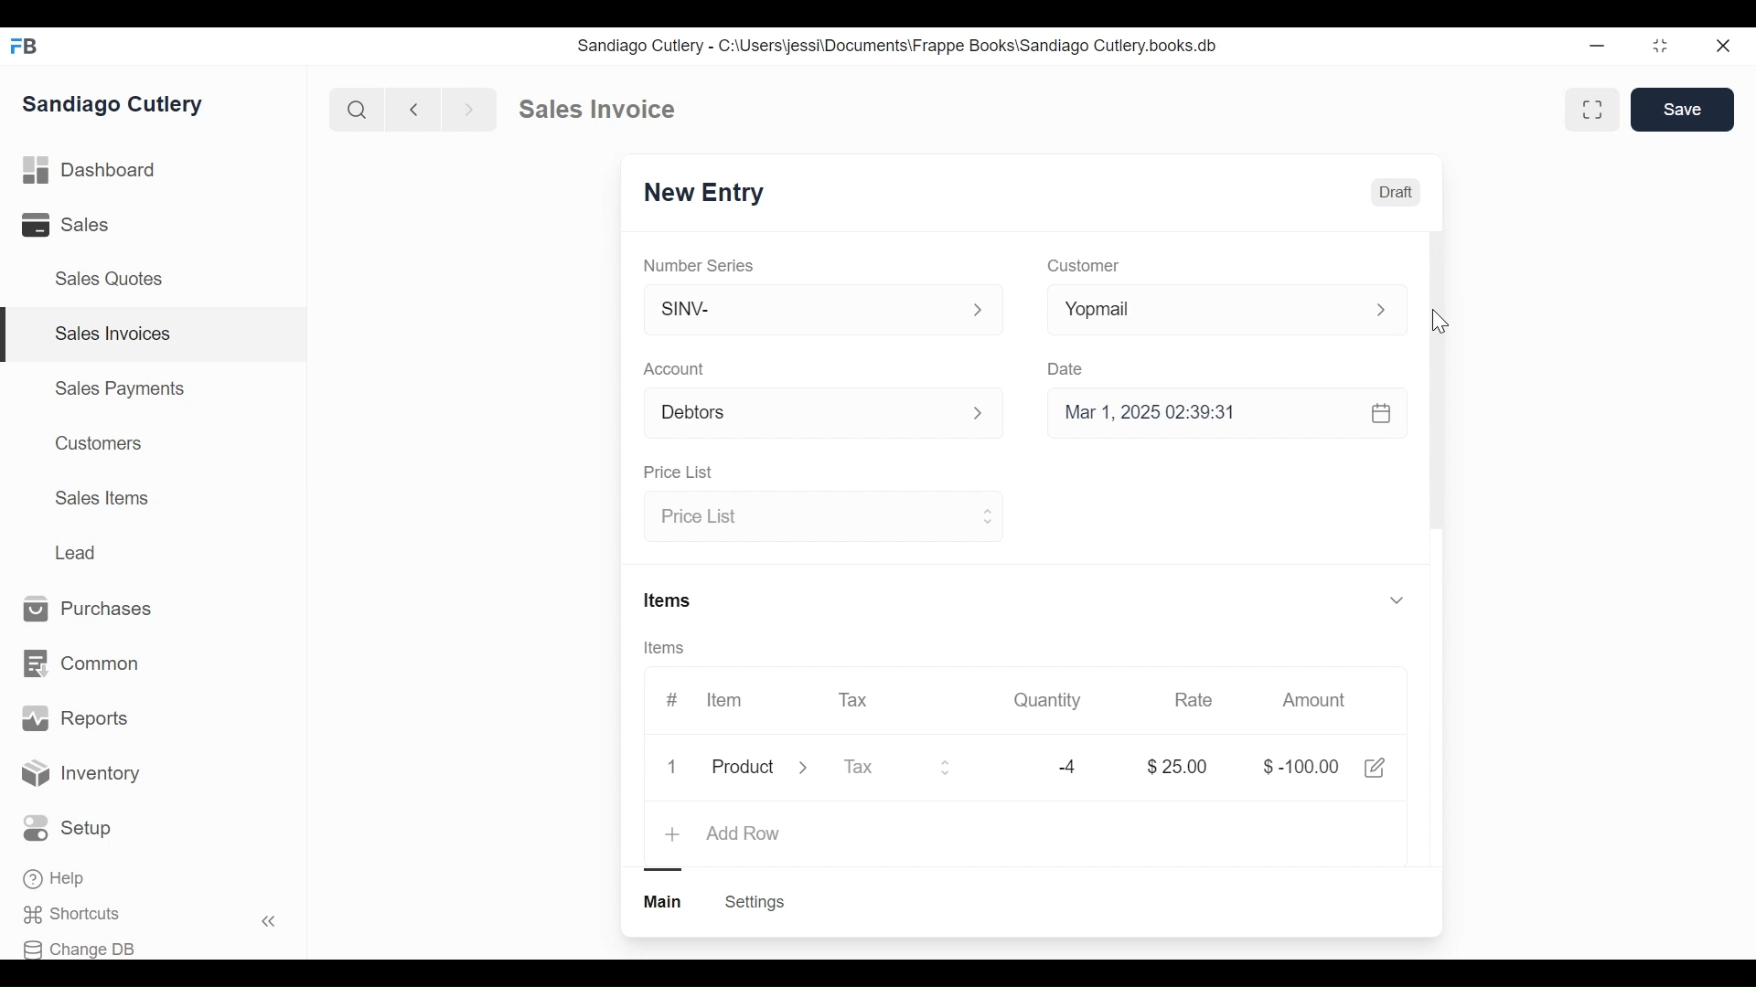 The width and height of the screenshot is (1756, 987). What do you see at coordinates (1661, 47) in the screenshot?
I see `Toggle between form and full width` at bounding box center [1661, 47].